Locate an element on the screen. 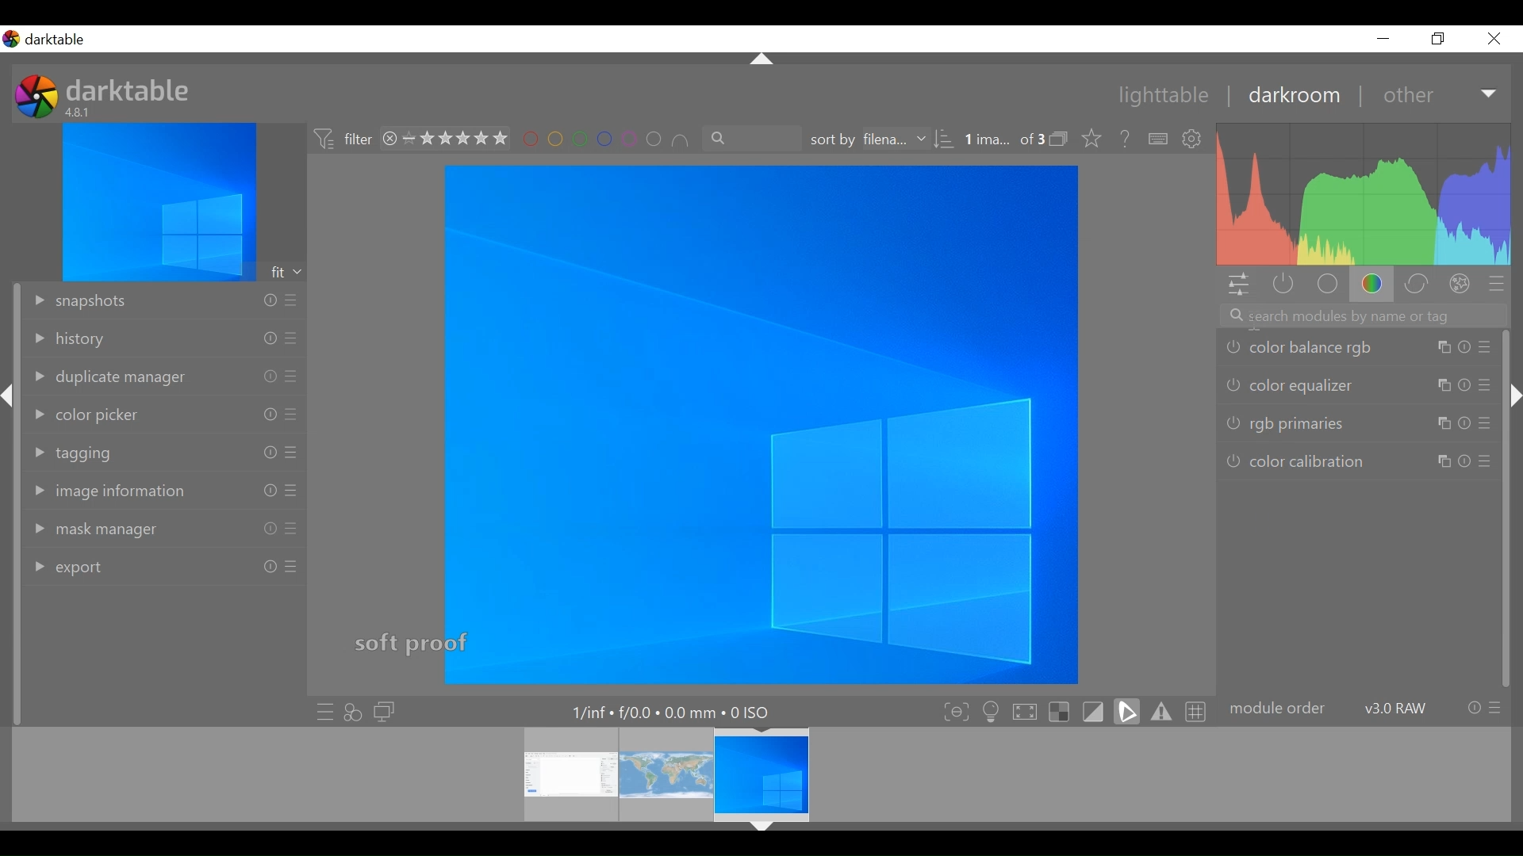 The width and height of the screenshot is (1523, 856). toggle clipping indication is located at coordinates (1127, 709).